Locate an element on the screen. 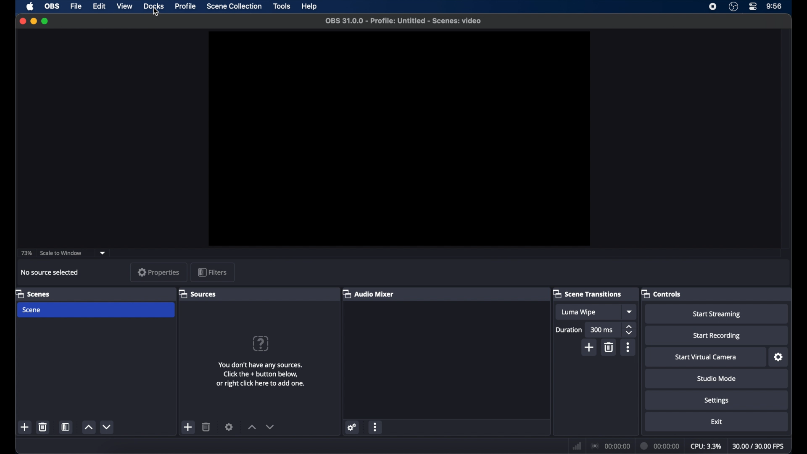 The image size is (807, 454). add is located at coordinates (188, 427).